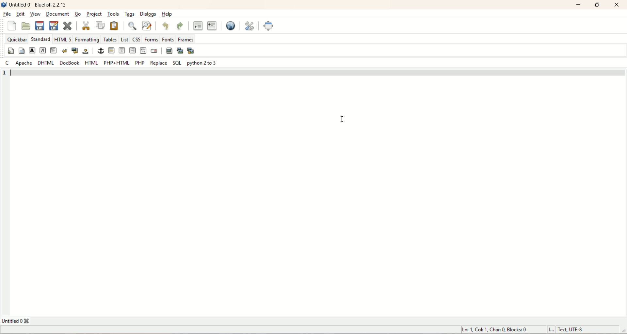 The width and height of the screenshot is (627, 334). I want to click on paste, so click(115, 25).